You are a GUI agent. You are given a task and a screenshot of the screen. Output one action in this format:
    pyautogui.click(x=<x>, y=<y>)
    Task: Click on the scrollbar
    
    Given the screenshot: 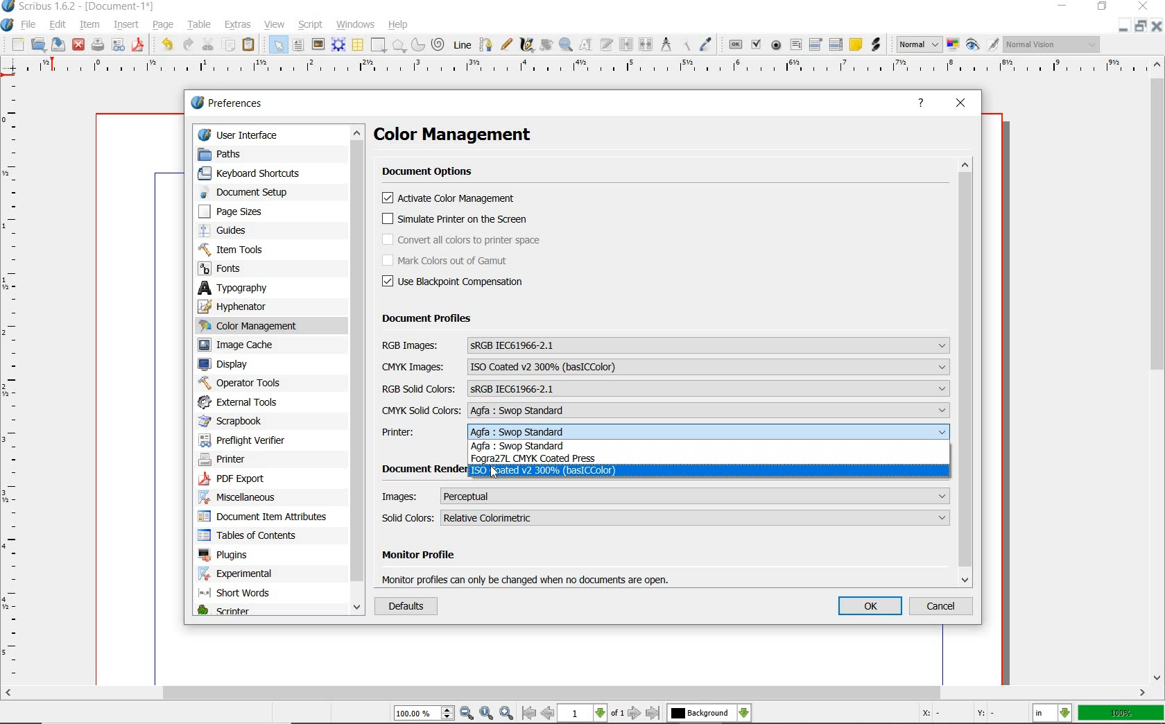 What is the action you would take?
    pyautogui.click(x=967, y=372)
    